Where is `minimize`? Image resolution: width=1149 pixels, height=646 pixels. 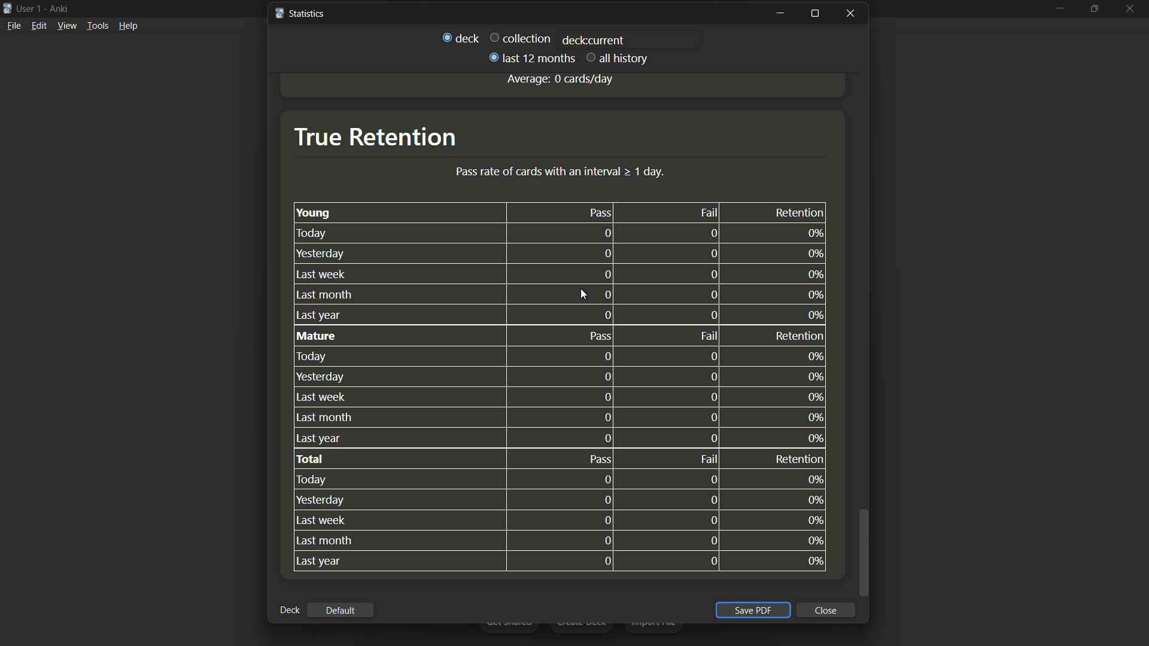
minimize is located at coordinates (1059, 10).